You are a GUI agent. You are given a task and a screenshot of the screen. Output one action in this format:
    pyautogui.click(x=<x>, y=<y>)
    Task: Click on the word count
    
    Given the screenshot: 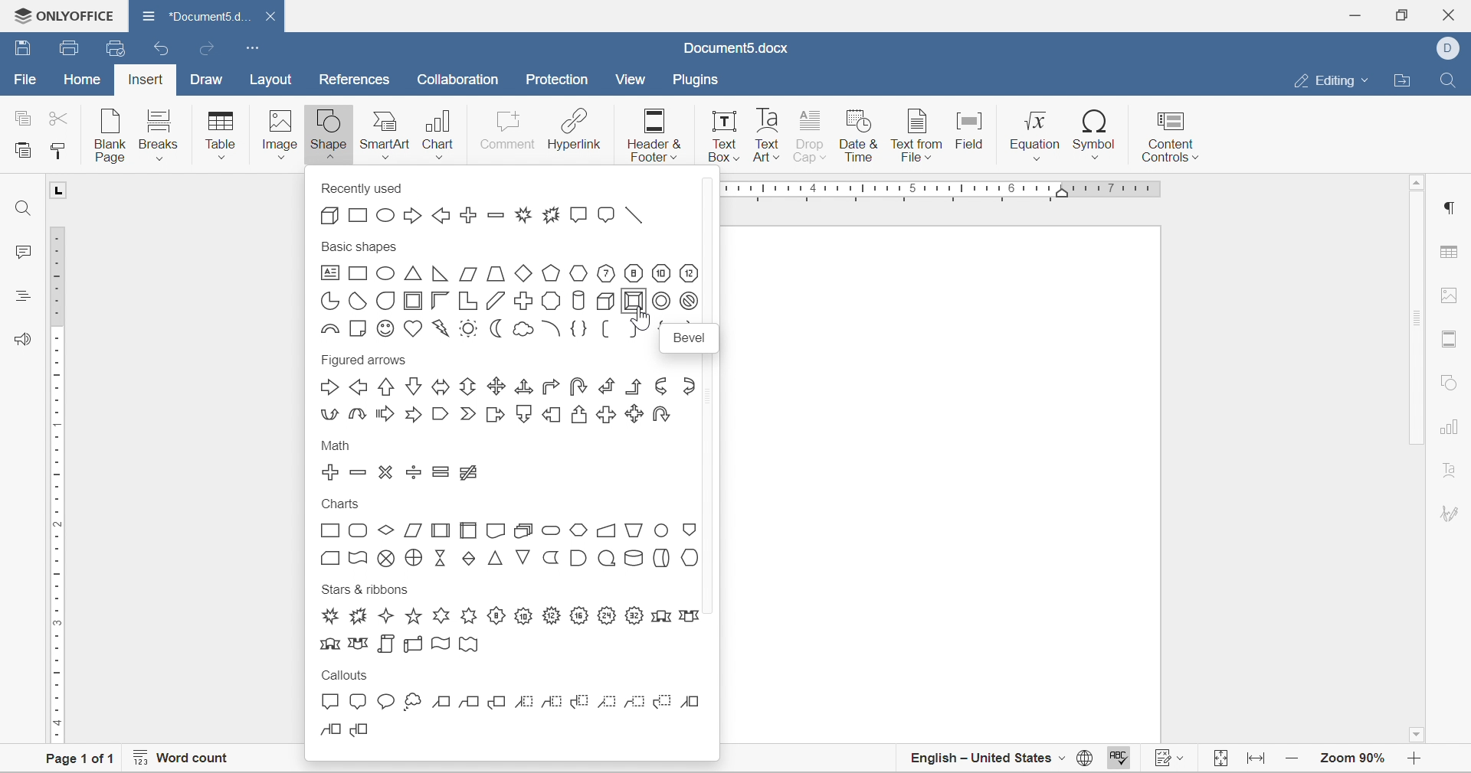 What is the action you would take?
    pyautogui.click(x=177, y=760)
    